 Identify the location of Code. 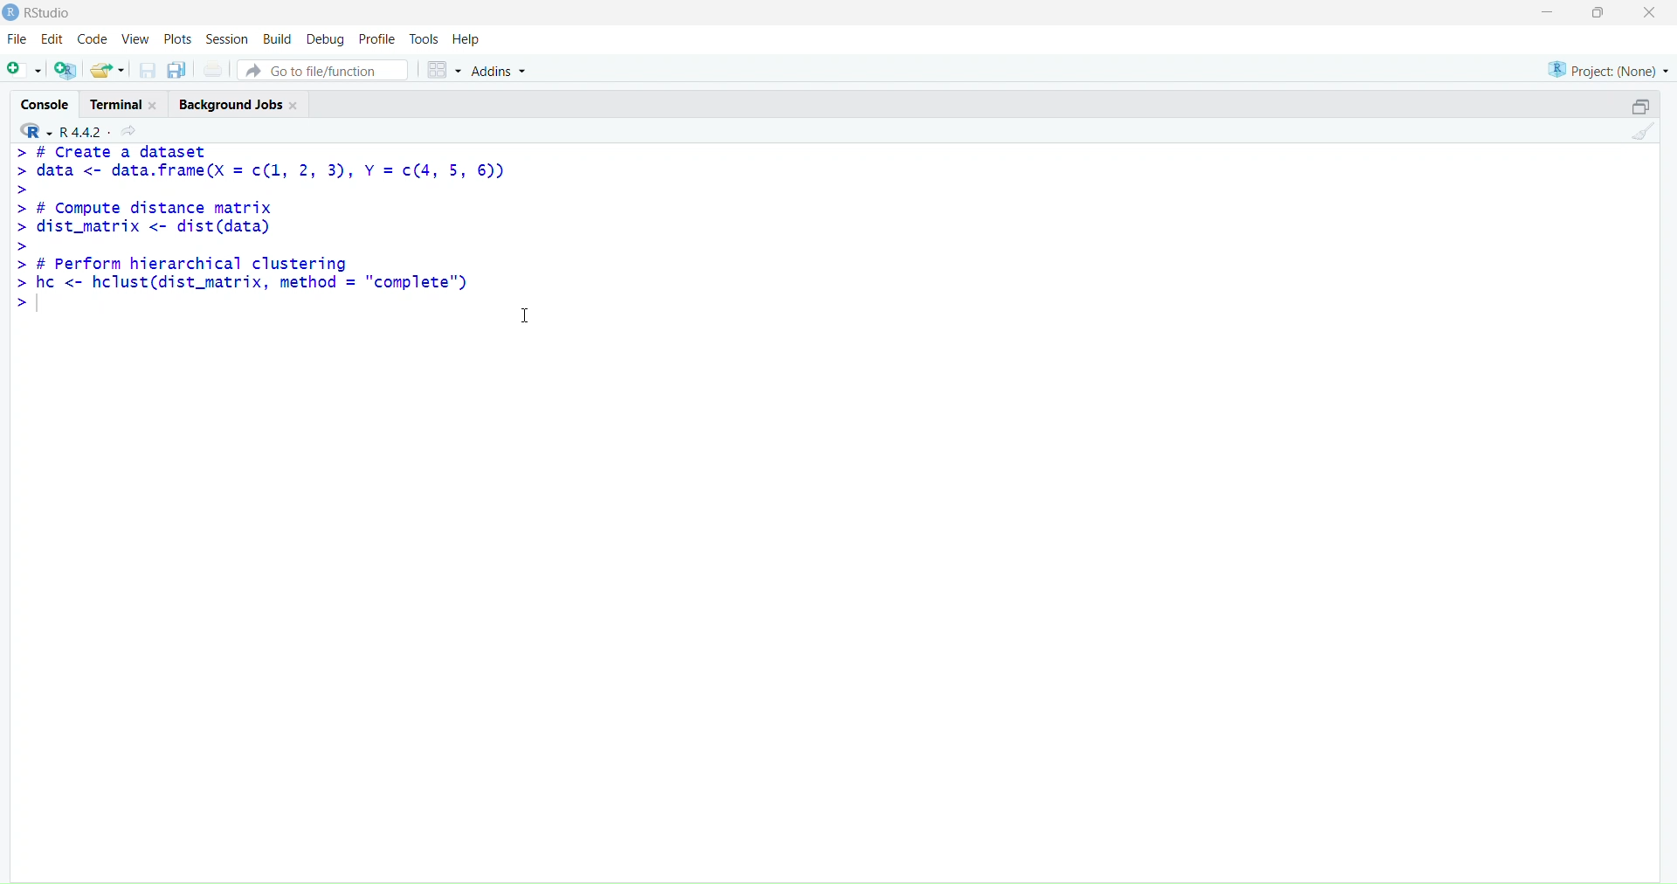
(93, 40).